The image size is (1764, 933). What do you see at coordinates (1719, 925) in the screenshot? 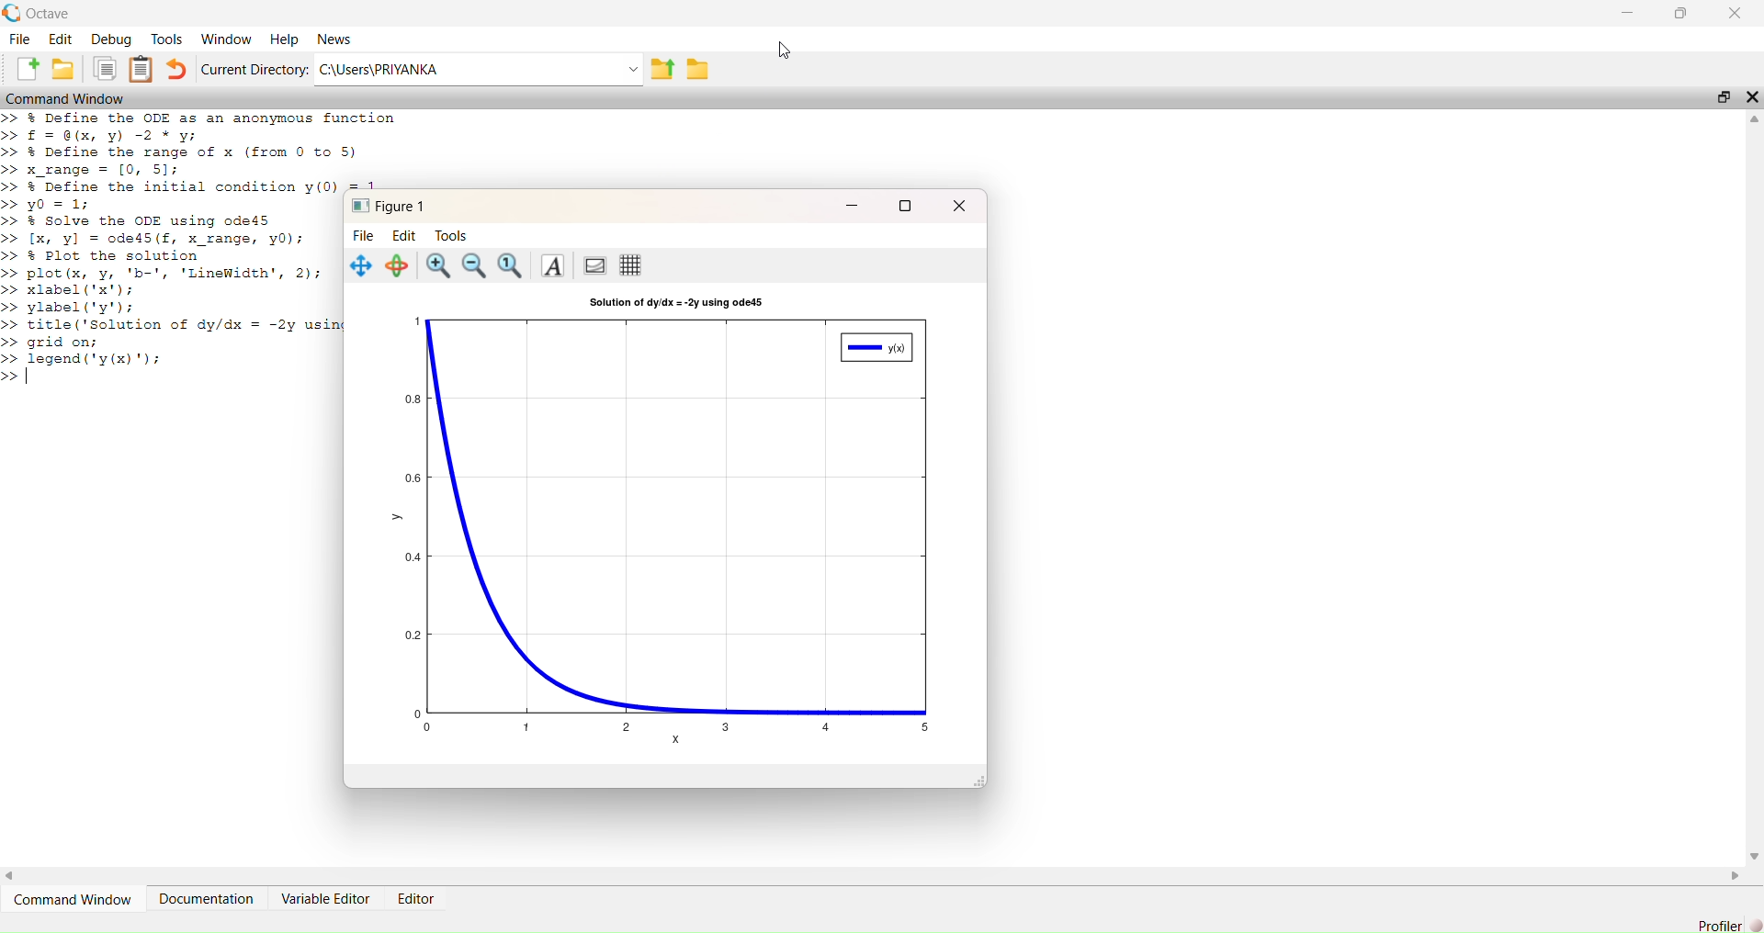
I see `Profiler` at bounding box center [1719, 925].